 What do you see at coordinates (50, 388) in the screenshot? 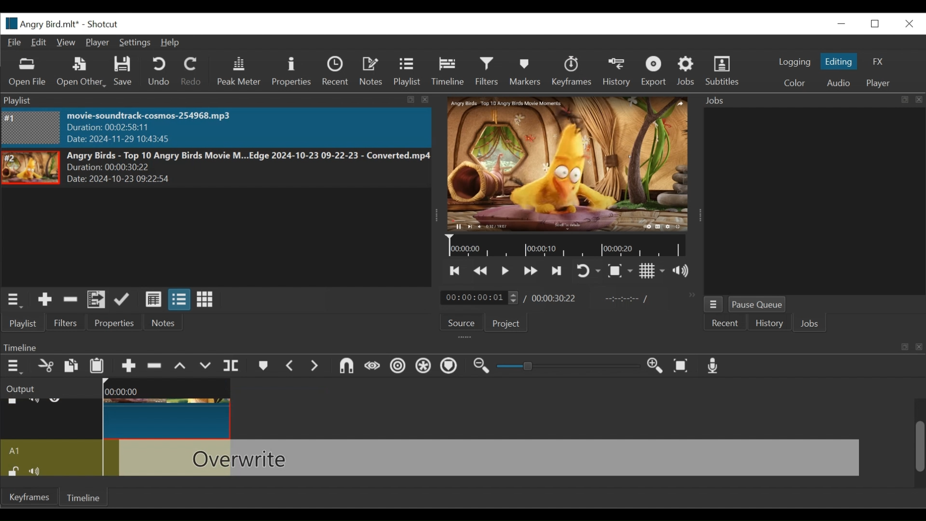
I see `Output` at bounding box center [50, 388].